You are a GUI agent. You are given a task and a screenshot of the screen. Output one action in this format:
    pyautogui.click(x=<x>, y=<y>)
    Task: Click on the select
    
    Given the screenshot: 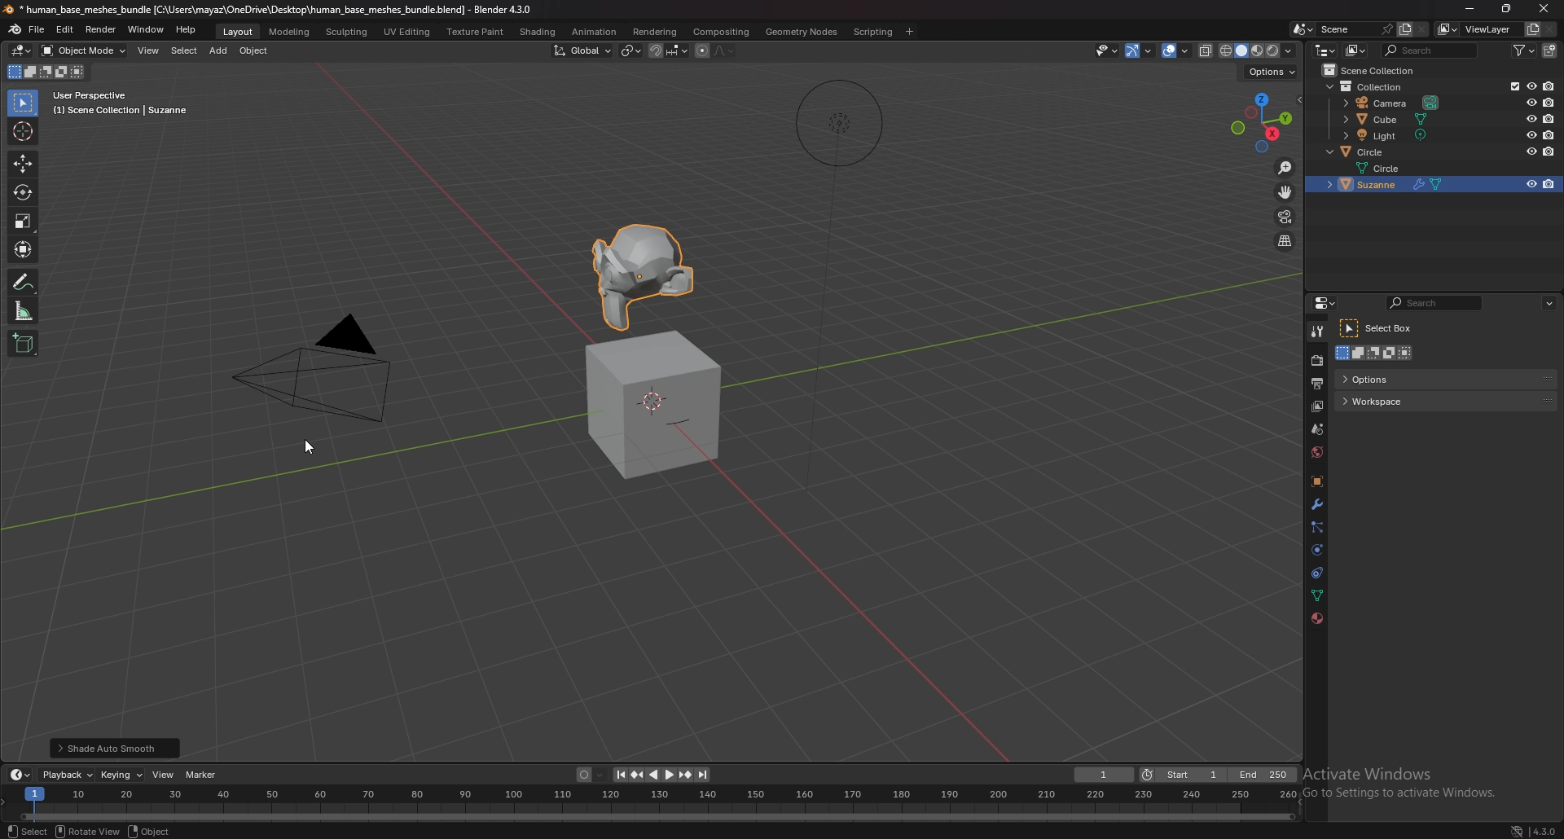 What is the action you would take?
    pyautogui.click(x=185, y=51)
    